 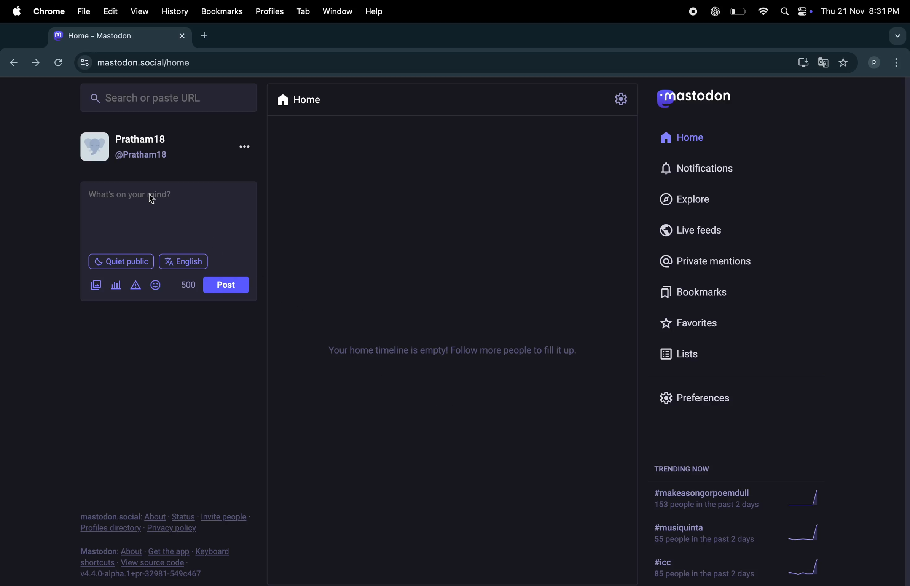 I want to click on privacy policy, so click(x=164, y=522).